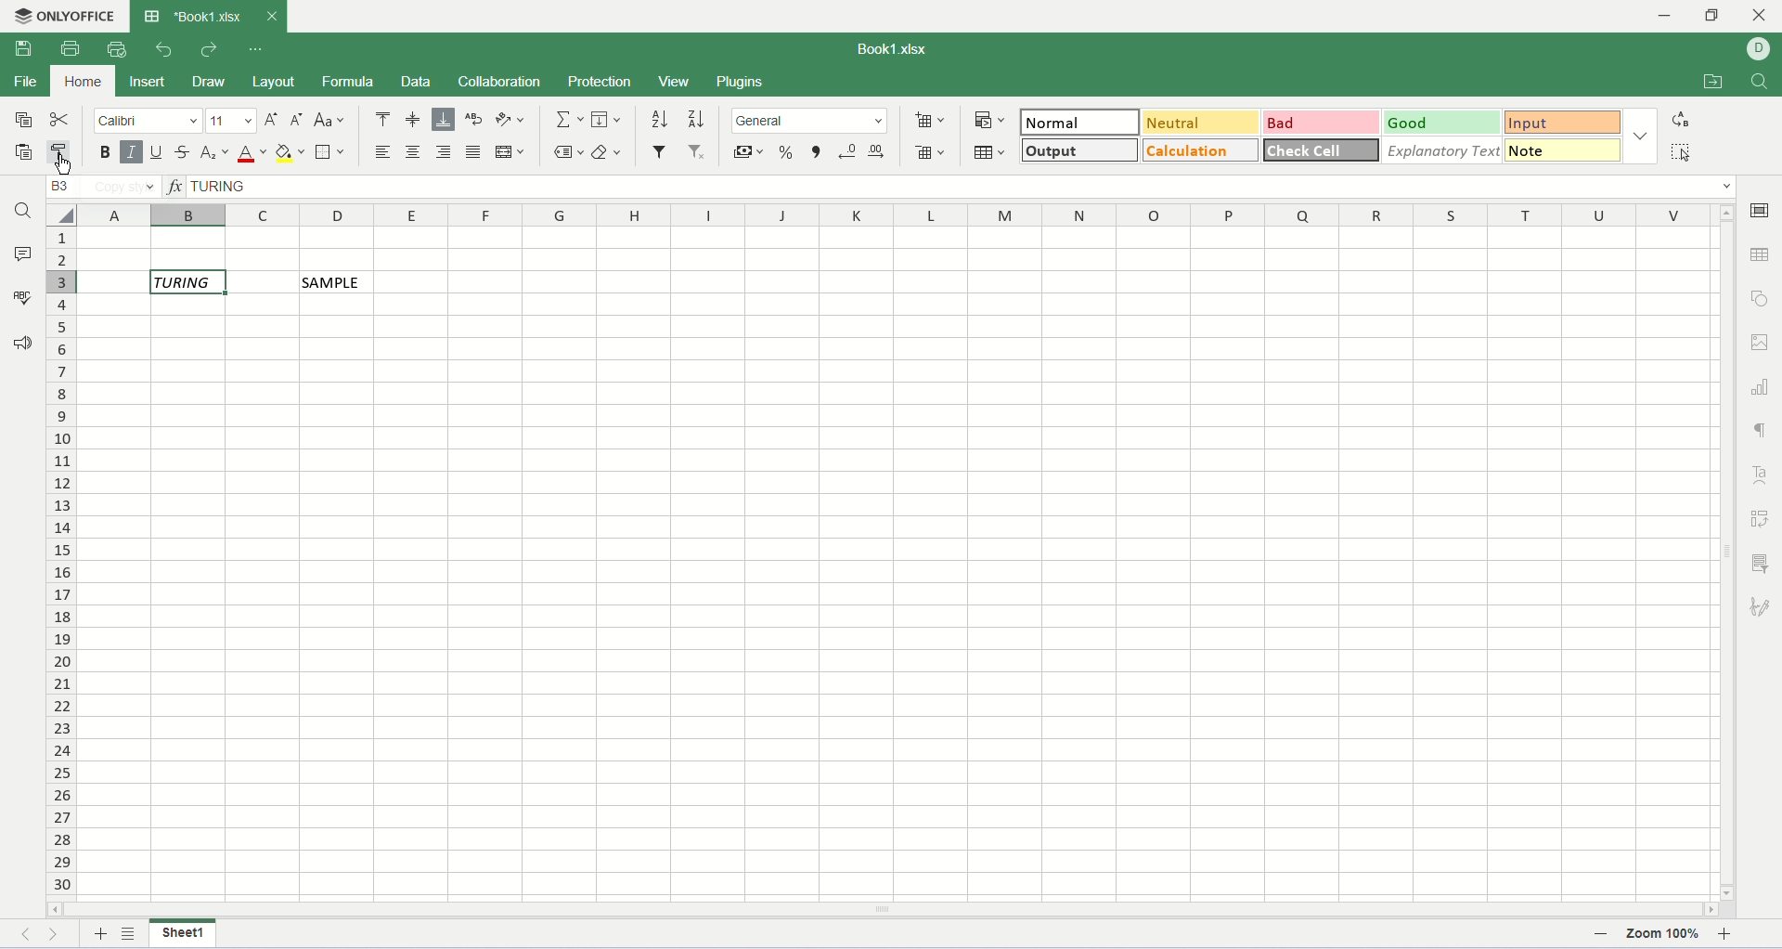 Image resolution: width=1782 pixels, height=949 pixels. Describe the element at coordinates (1763, 209) in the screenshot. I see `cell settings` at that location.